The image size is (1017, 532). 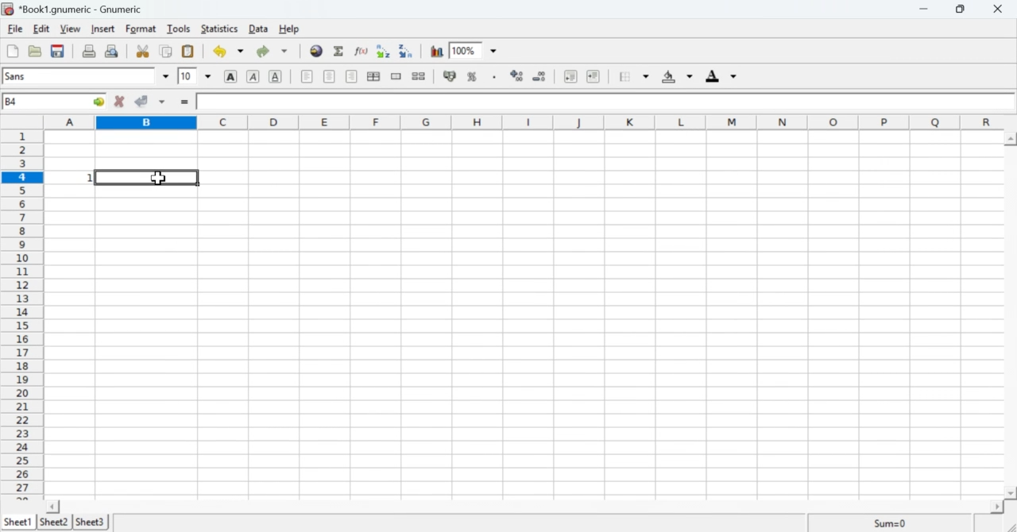 I want to click on Edit function, so click(x=363, y=51).